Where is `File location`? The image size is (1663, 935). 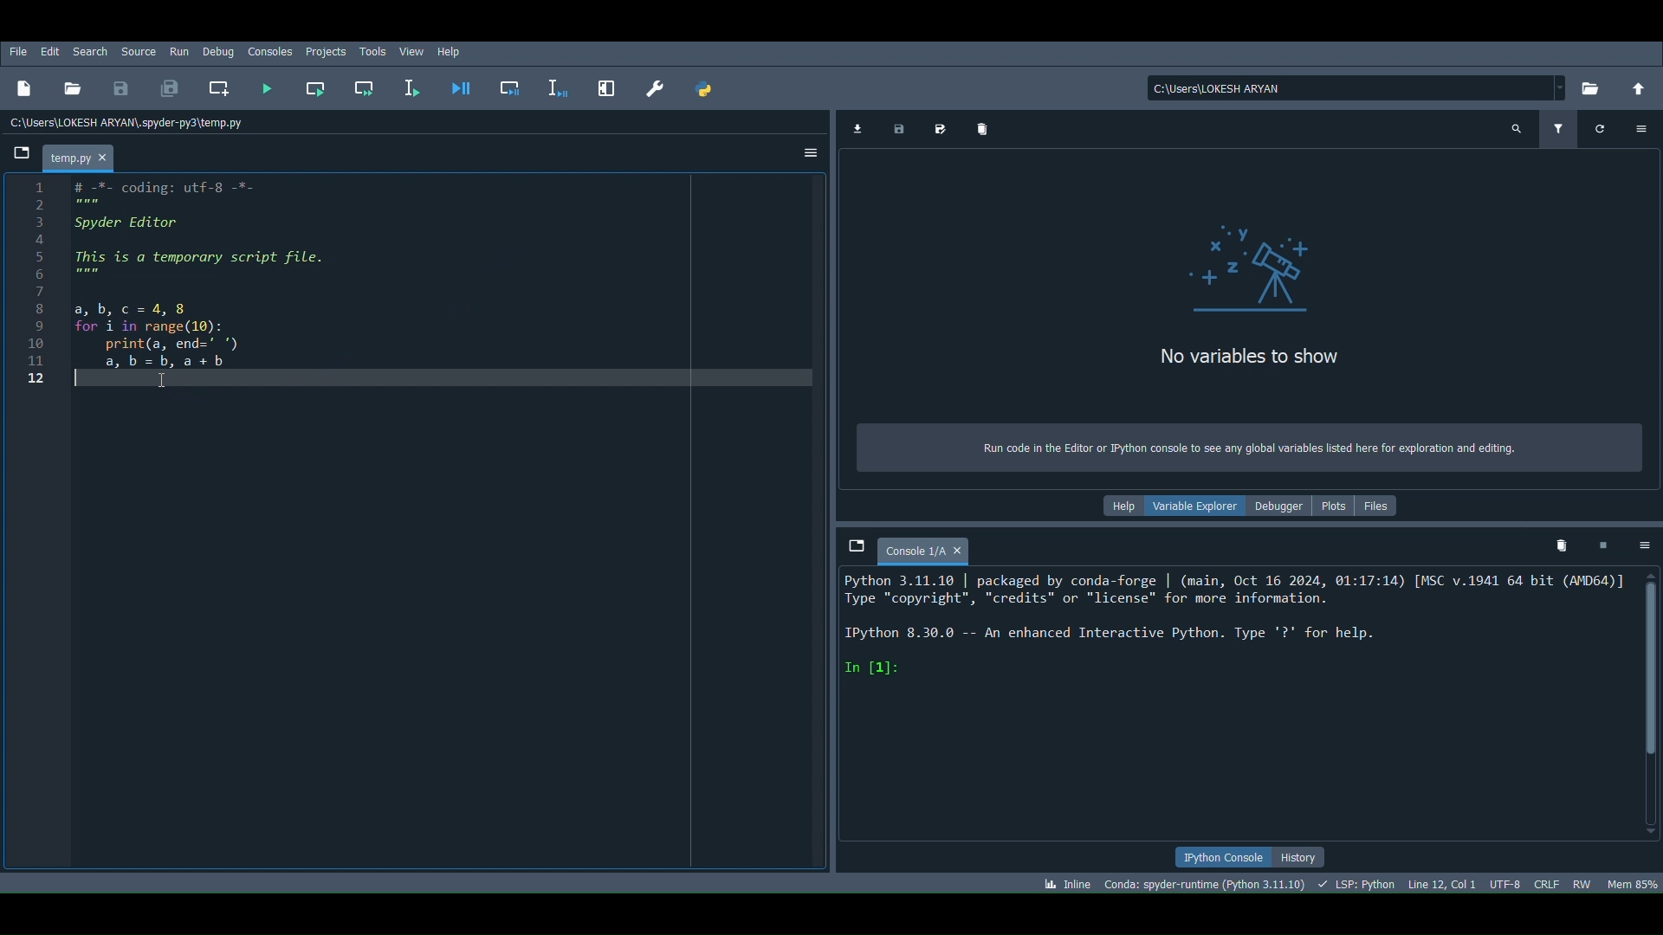 File location is located at coordinates (1356, 89).